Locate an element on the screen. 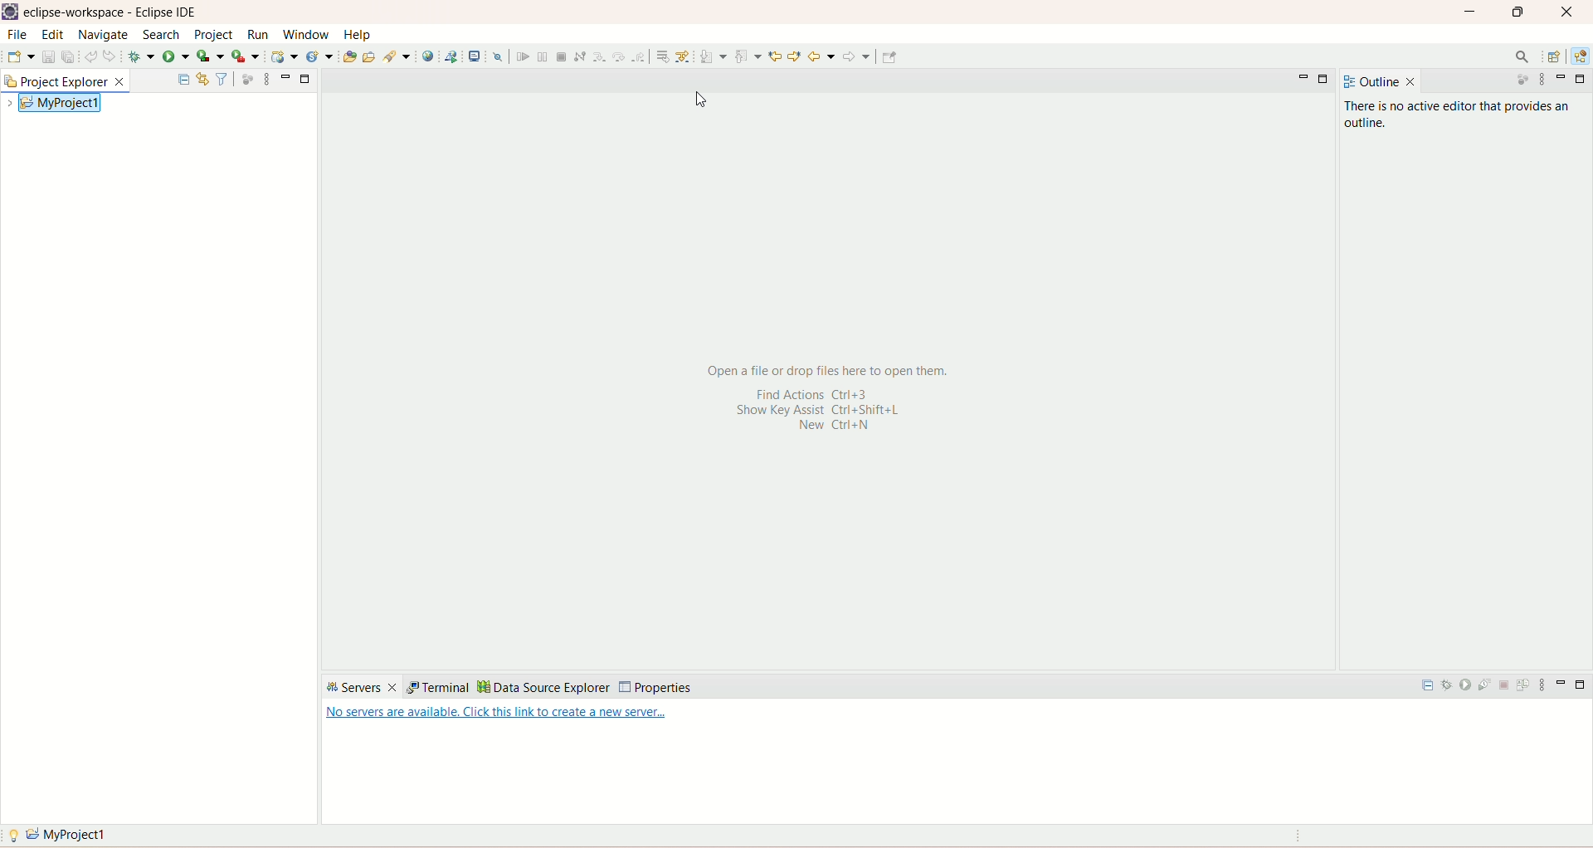  project explorer is located at coordinates (69, 81).